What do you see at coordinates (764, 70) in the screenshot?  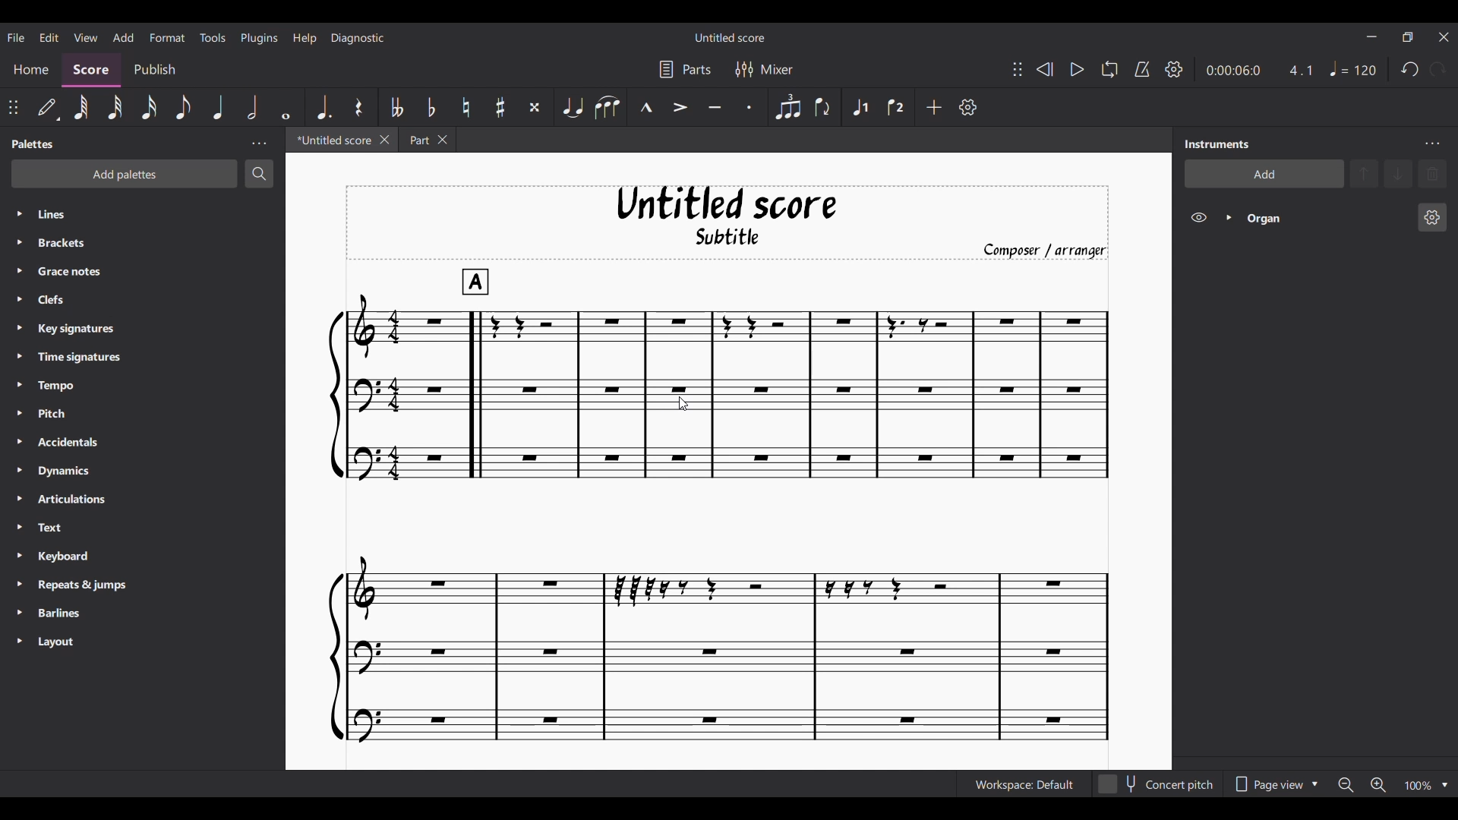 I see `Mixer settings` at bounding box center [764, 70].